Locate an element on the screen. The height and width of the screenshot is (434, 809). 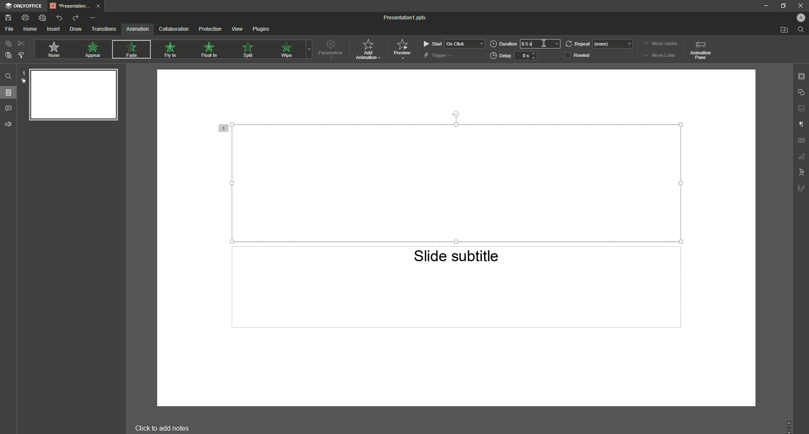
Profile is located at coordinates (800, 18).